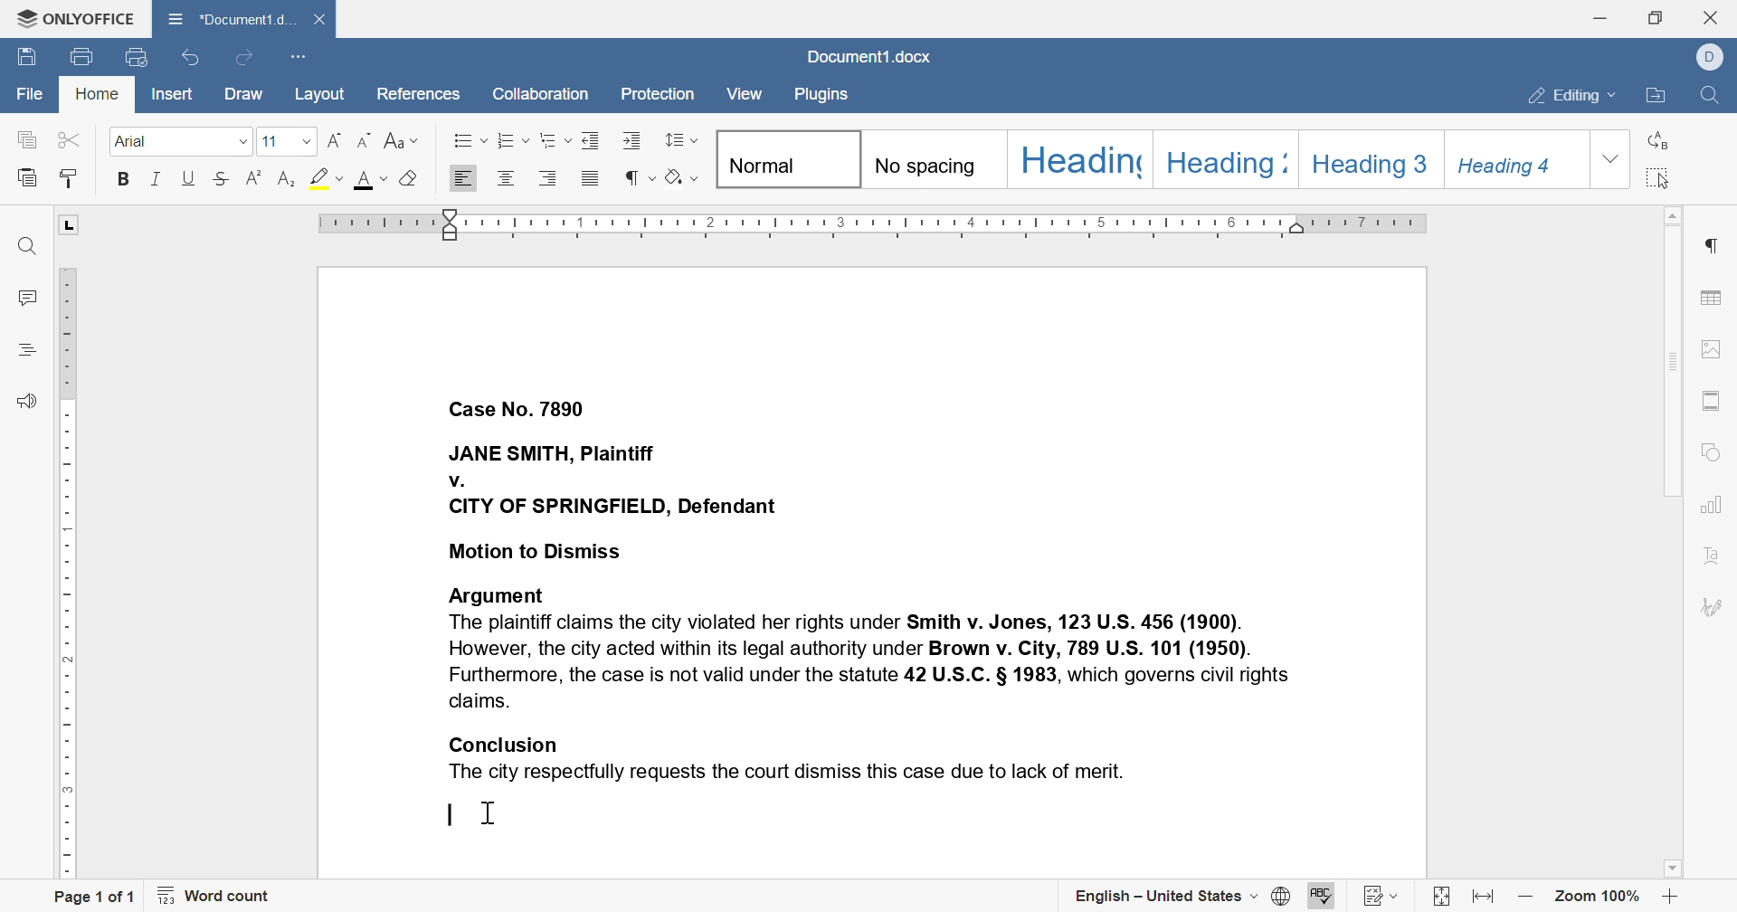  What do you see at coordinates (1599, 895) in the screenshot?
I see `zoom 100%` at bounding box center [1599, 895].